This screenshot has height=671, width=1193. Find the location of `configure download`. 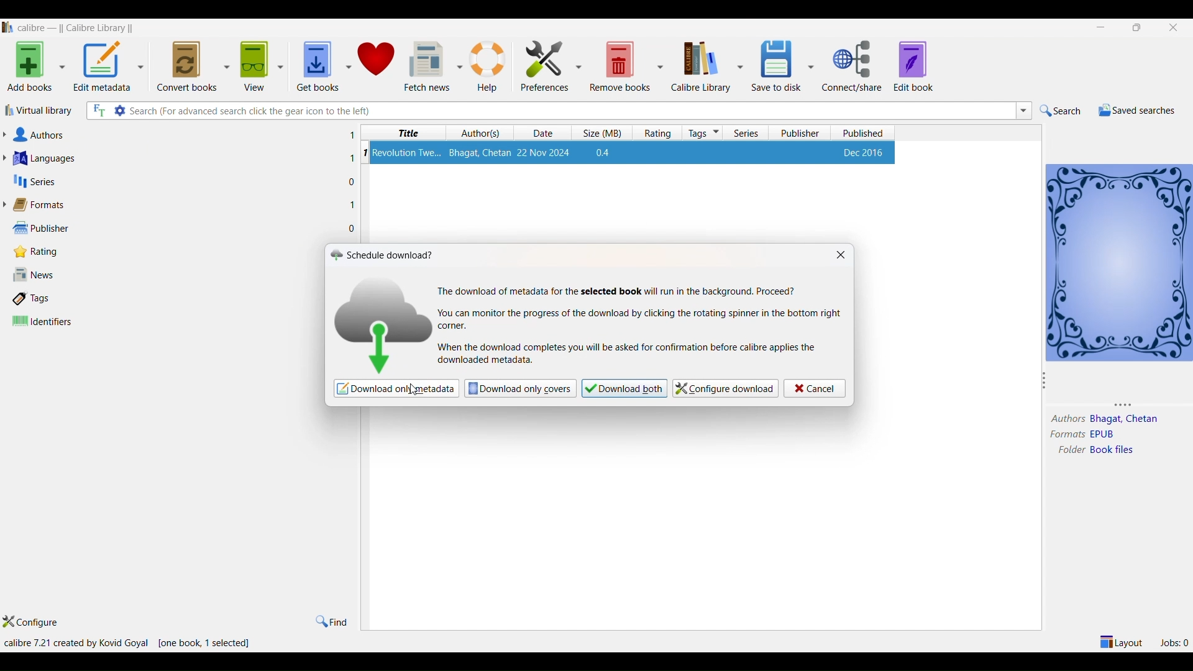

configure download is located at coordinates (725, 388).